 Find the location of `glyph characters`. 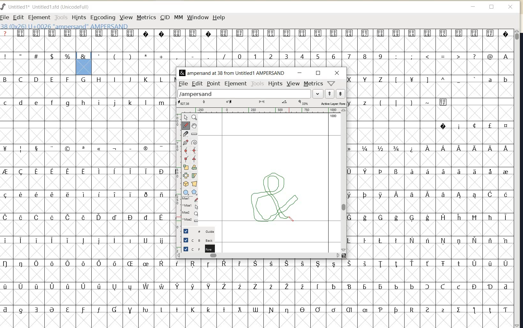

glyph characters is located at coordinates (123, 198).